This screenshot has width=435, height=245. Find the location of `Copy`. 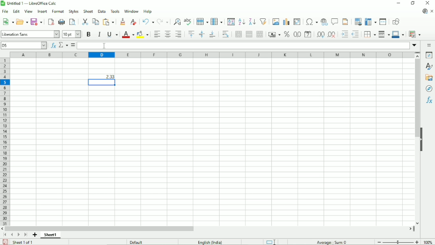

Copy is located at coordinates (95, 22).